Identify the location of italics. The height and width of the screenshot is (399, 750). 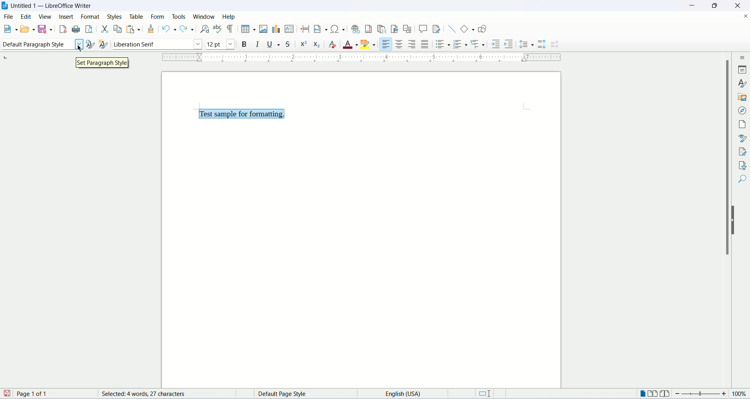
(257, 45).